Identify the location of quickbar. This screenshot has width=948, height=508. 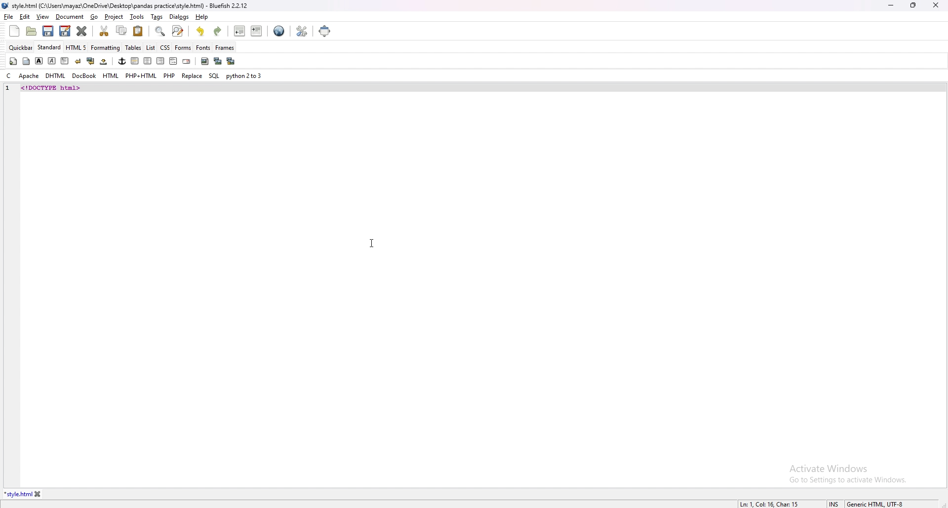
(21, 47).